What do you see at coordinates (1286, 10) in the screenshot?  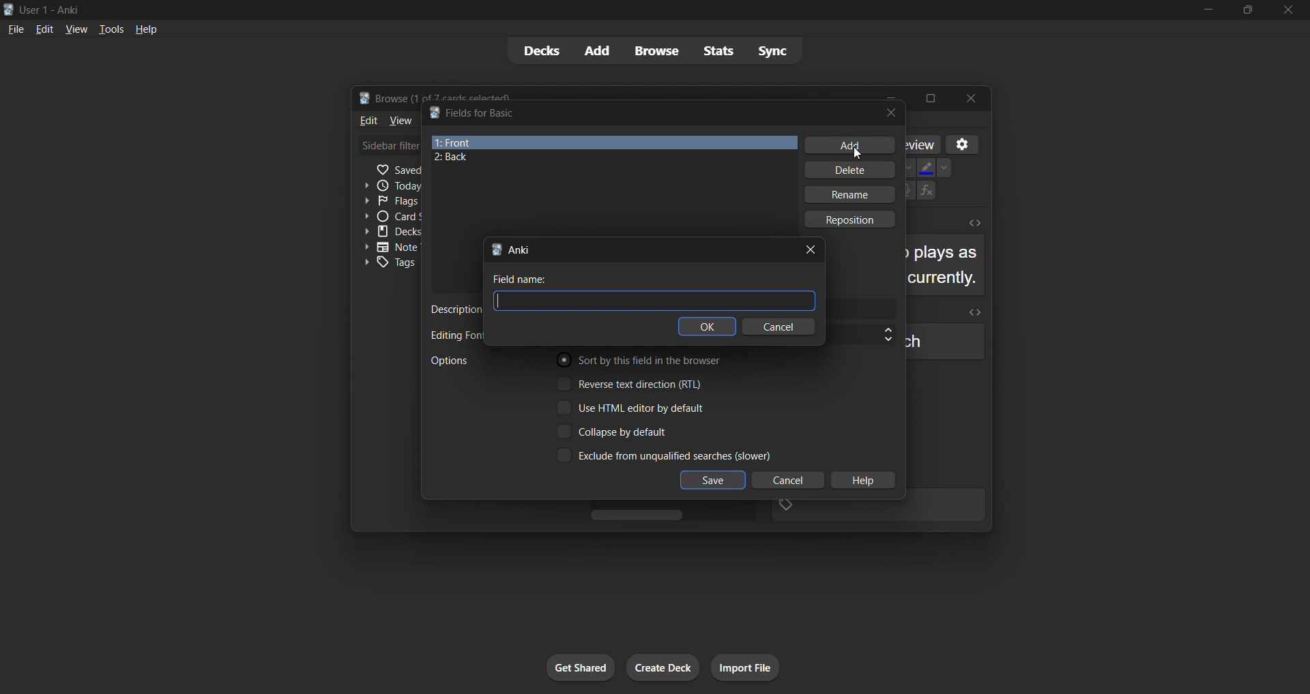 I see `close` at bounding box center [1286, 10].